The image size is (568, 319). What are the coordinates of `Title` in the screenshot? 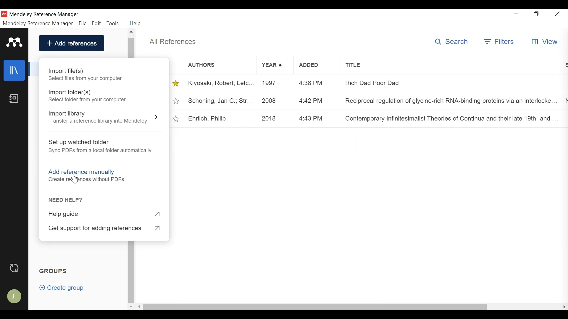 It's located at (448, 67).